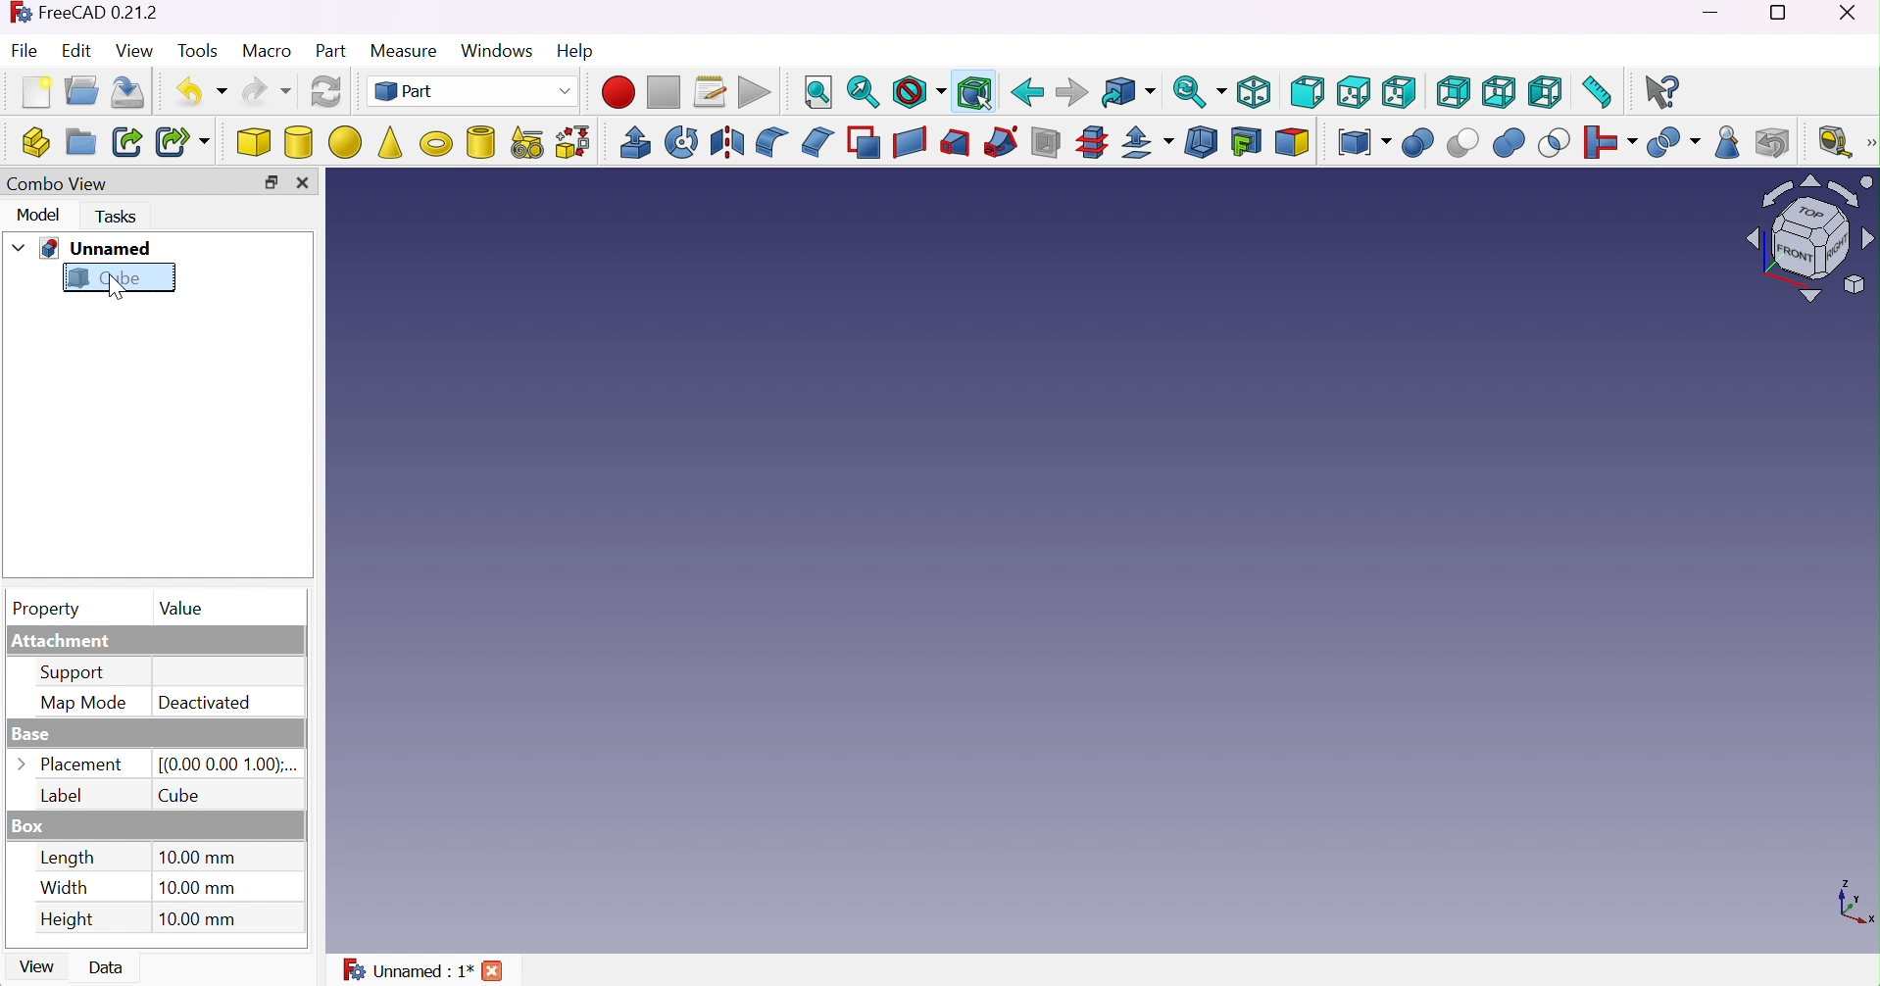 This screenshot has height=986, width=1880. What do you see at coordinates (1671, 144) in the screenshot?
I see `Split objects` at bounding box center [1671, 144].